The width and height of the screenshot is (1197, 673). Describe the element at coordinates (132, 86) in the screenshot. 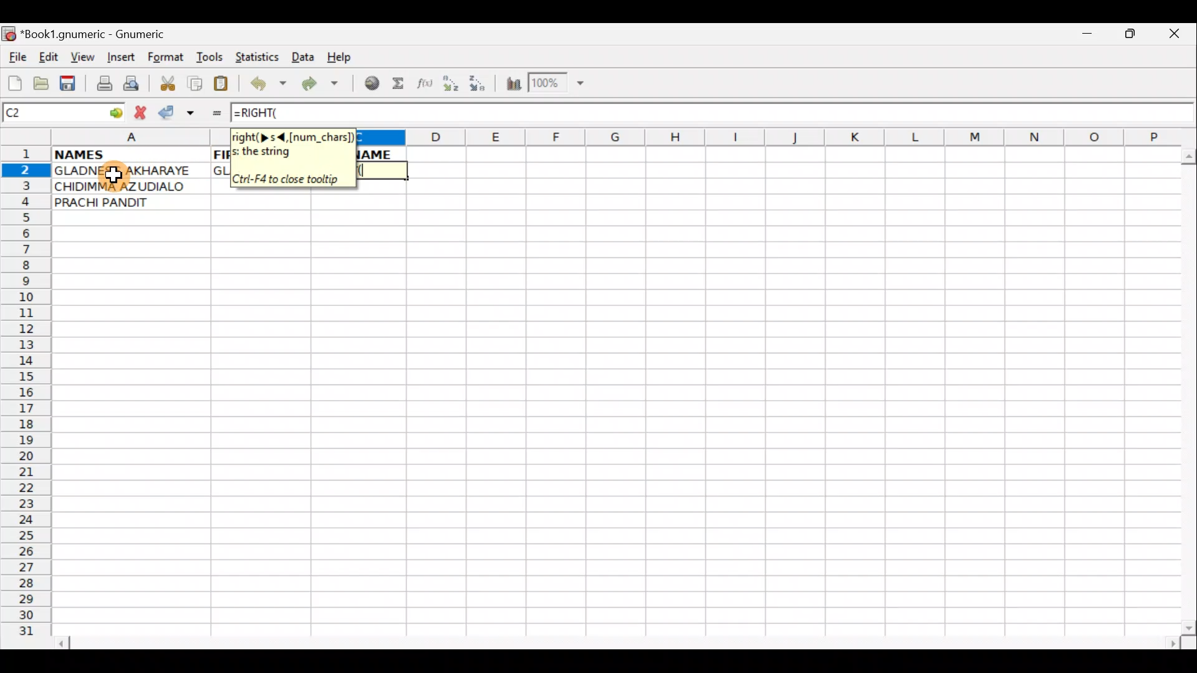

I see `Print preview` at that location.